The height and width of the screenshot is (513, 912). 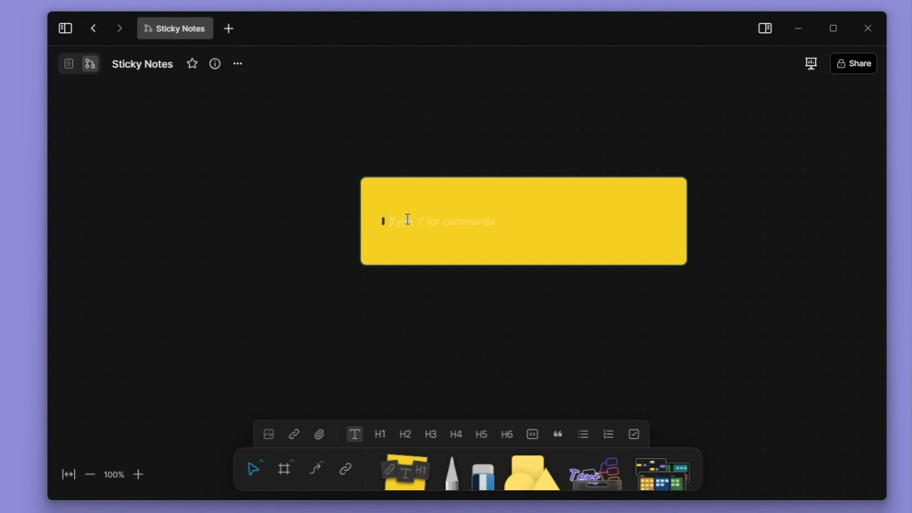 What do you see at coordinates (586, 435) in the screenshot?
I see `bullet list` at bounding box center [586, 435].